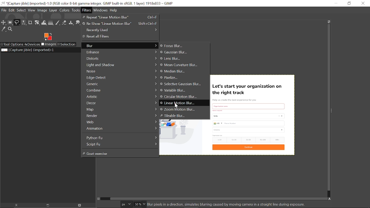  Describe the element at coordinates (178, 90) in the screenshot. I see `Variable blur` at that location.